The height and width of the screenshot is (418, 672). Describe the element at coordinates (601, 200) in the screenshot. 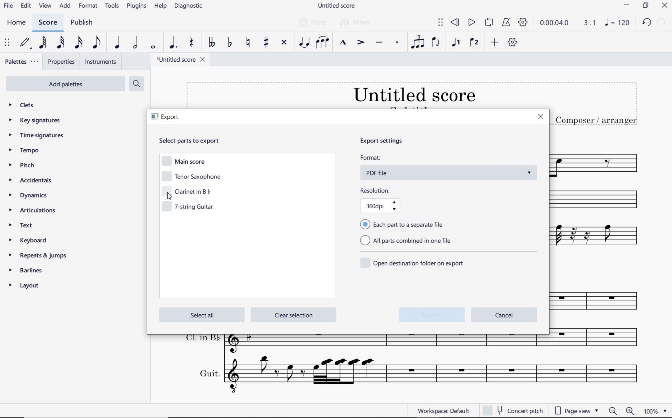

I see `Clarinet in b` at that location.